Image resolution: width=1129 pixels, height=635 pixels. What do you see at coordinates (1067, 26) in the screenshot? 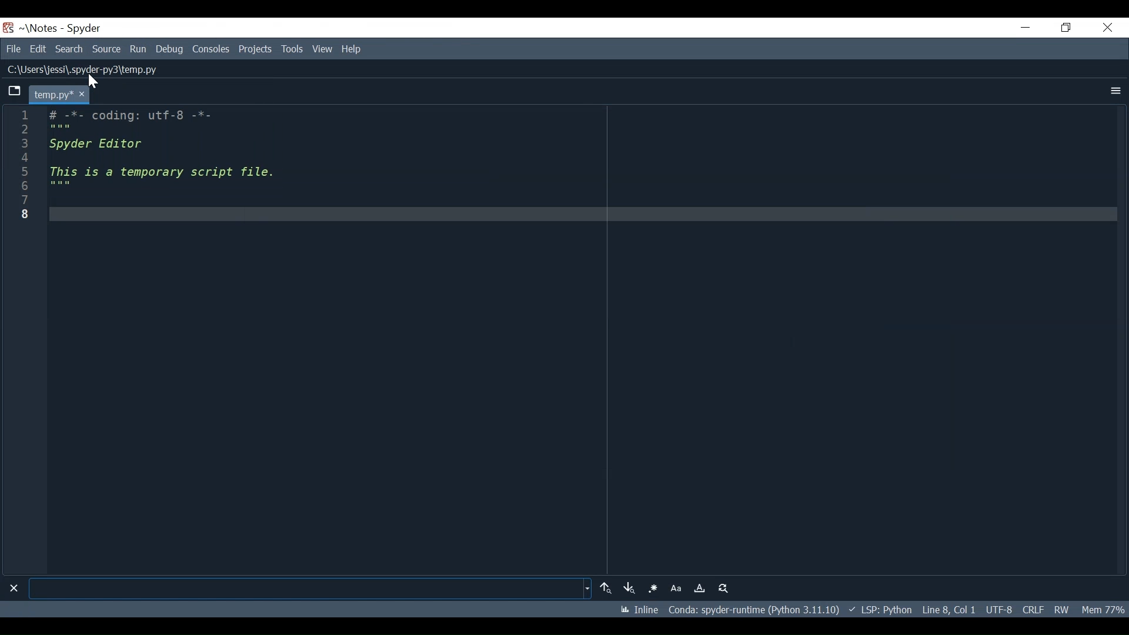
I see `Restore` at bounding box center [1067, 26].